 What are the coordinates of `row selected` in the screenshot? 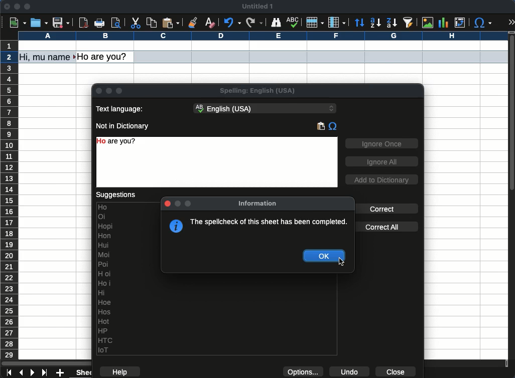 It's located at (321, 57).